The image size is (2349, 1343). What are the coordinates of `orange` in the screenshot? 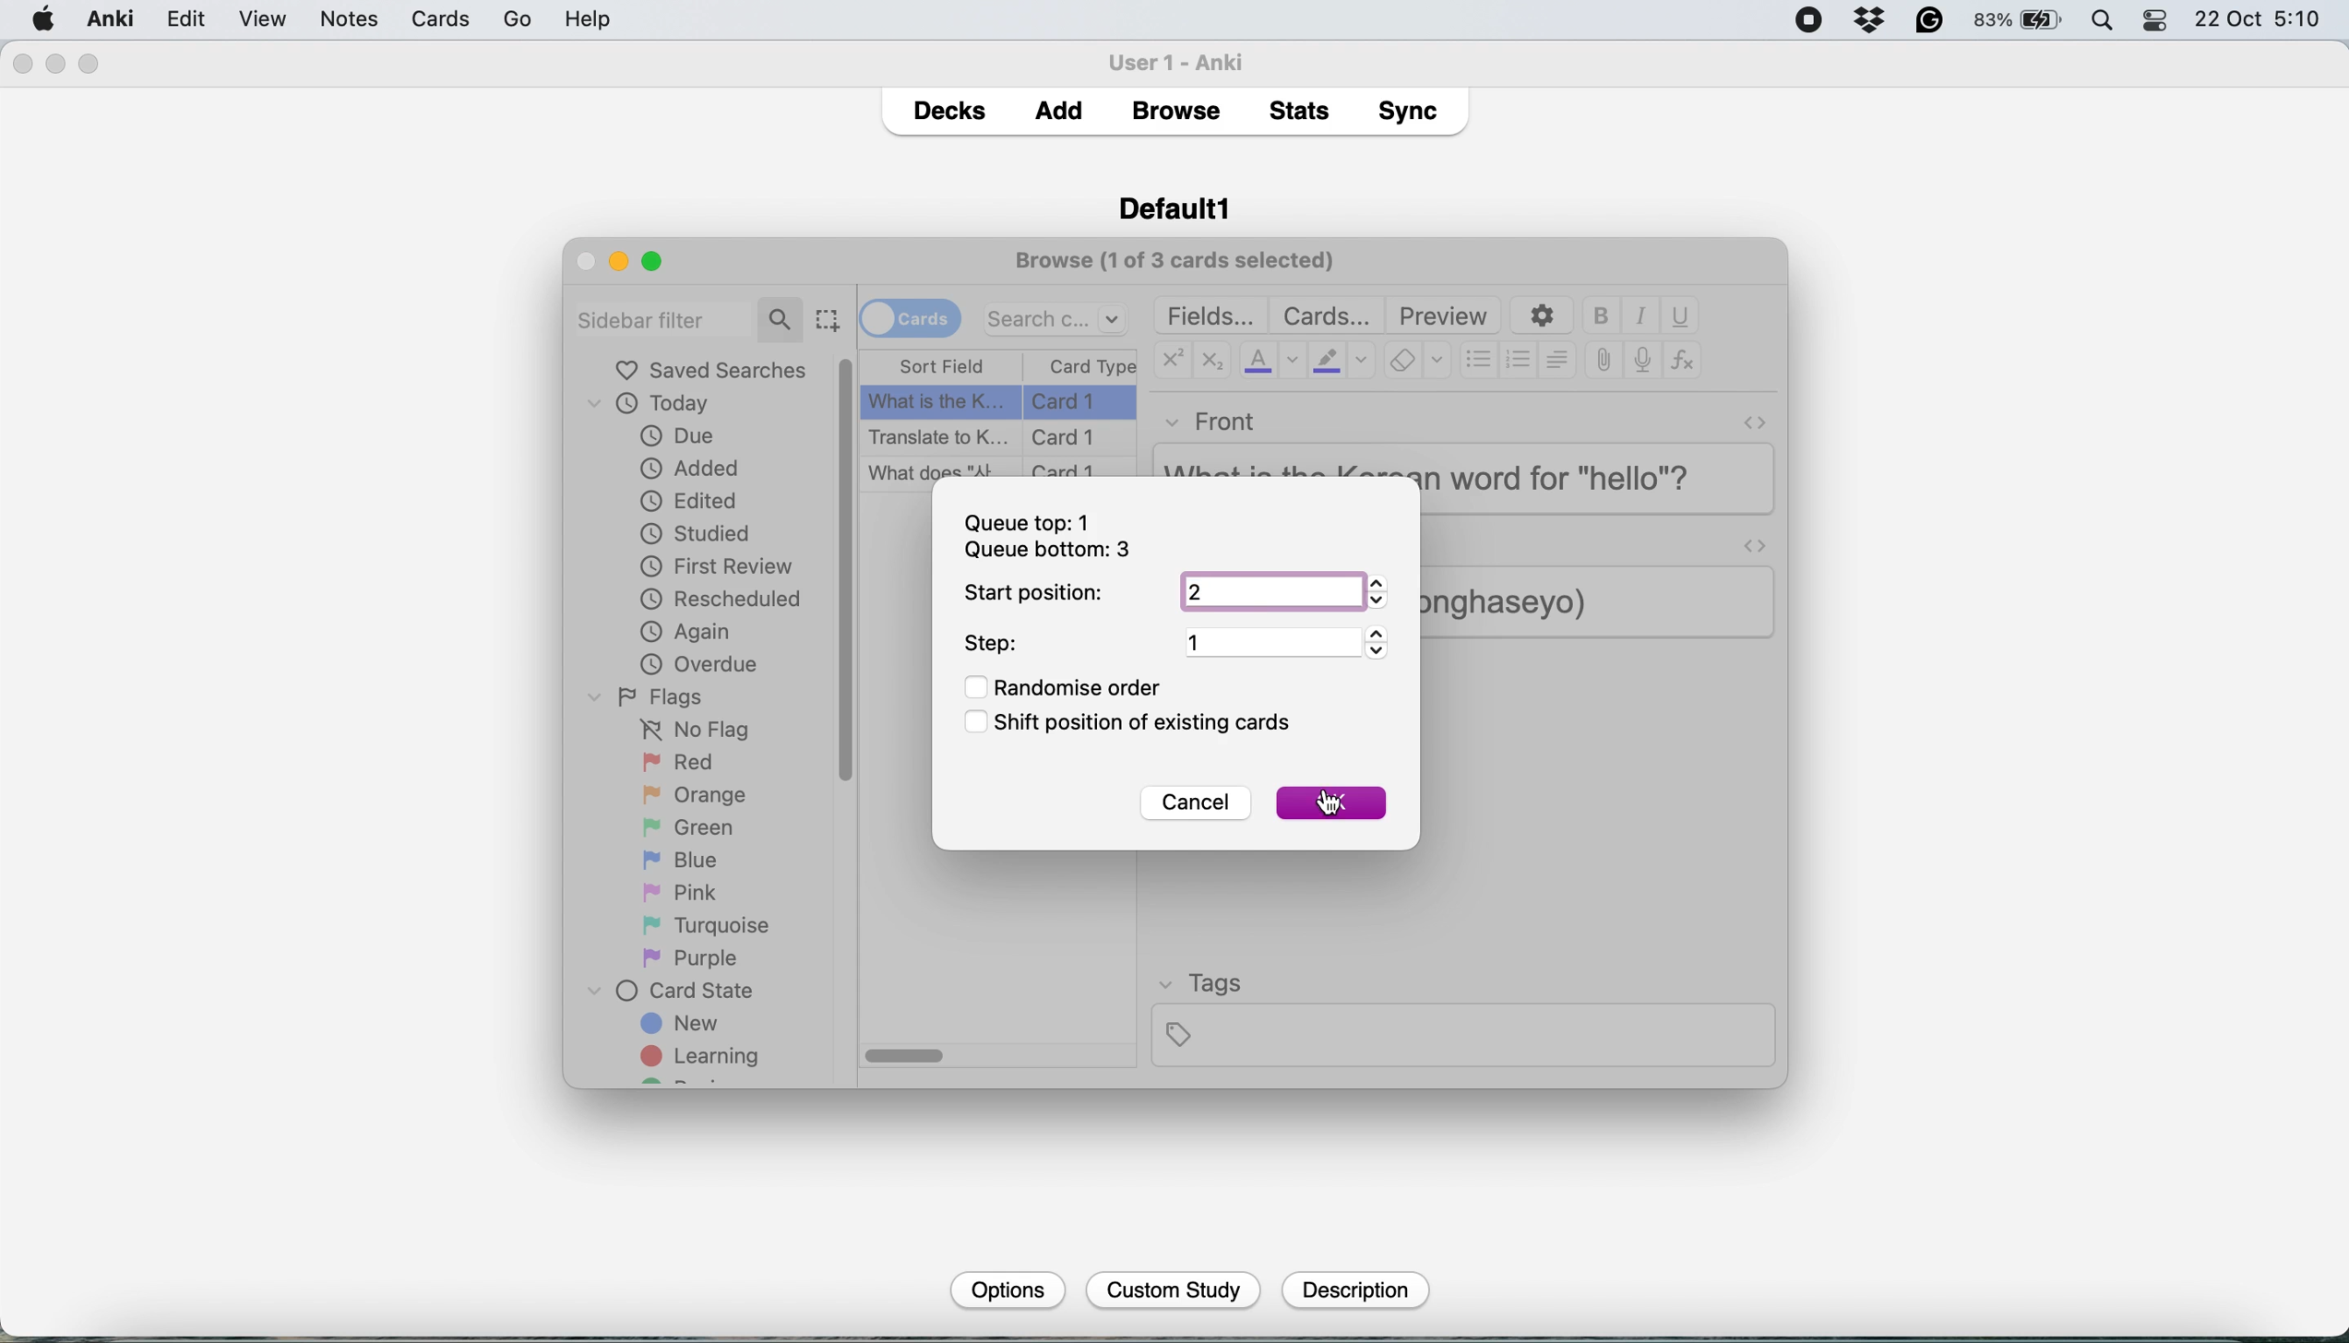 It's located at (694, 794).